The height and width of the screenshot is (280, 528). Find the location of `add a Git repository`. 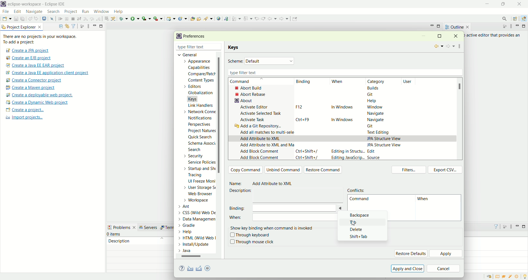

add a Git repository is located at coordinates (260, 127).